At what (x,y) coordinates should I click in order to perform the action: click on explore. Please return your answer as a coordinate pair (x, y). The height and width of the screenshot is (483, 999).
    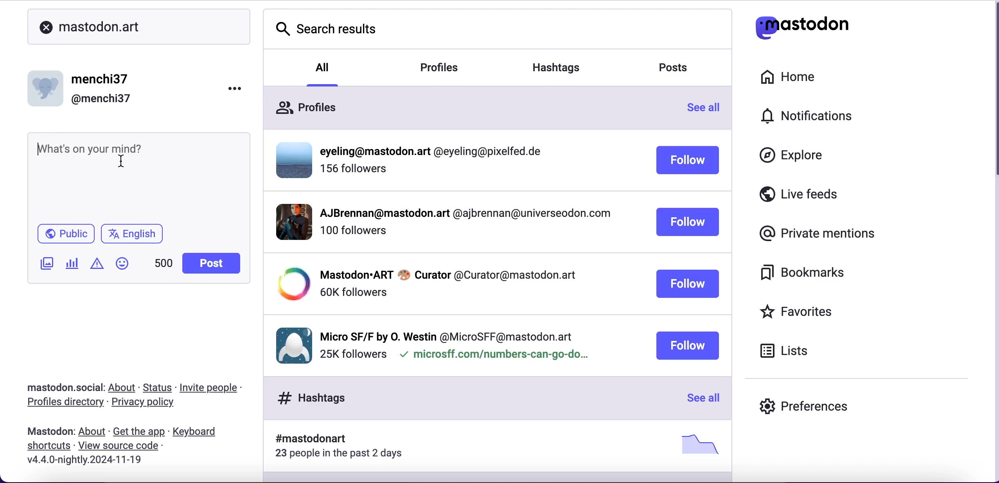
    Looking at the image, I should click on (788, 156).